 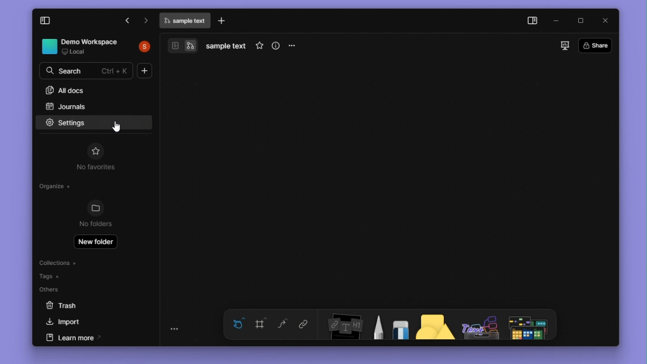 What do you see at coordinates (80, 291) in the screenshot?
I see `others` at bounding box center [80, 291].